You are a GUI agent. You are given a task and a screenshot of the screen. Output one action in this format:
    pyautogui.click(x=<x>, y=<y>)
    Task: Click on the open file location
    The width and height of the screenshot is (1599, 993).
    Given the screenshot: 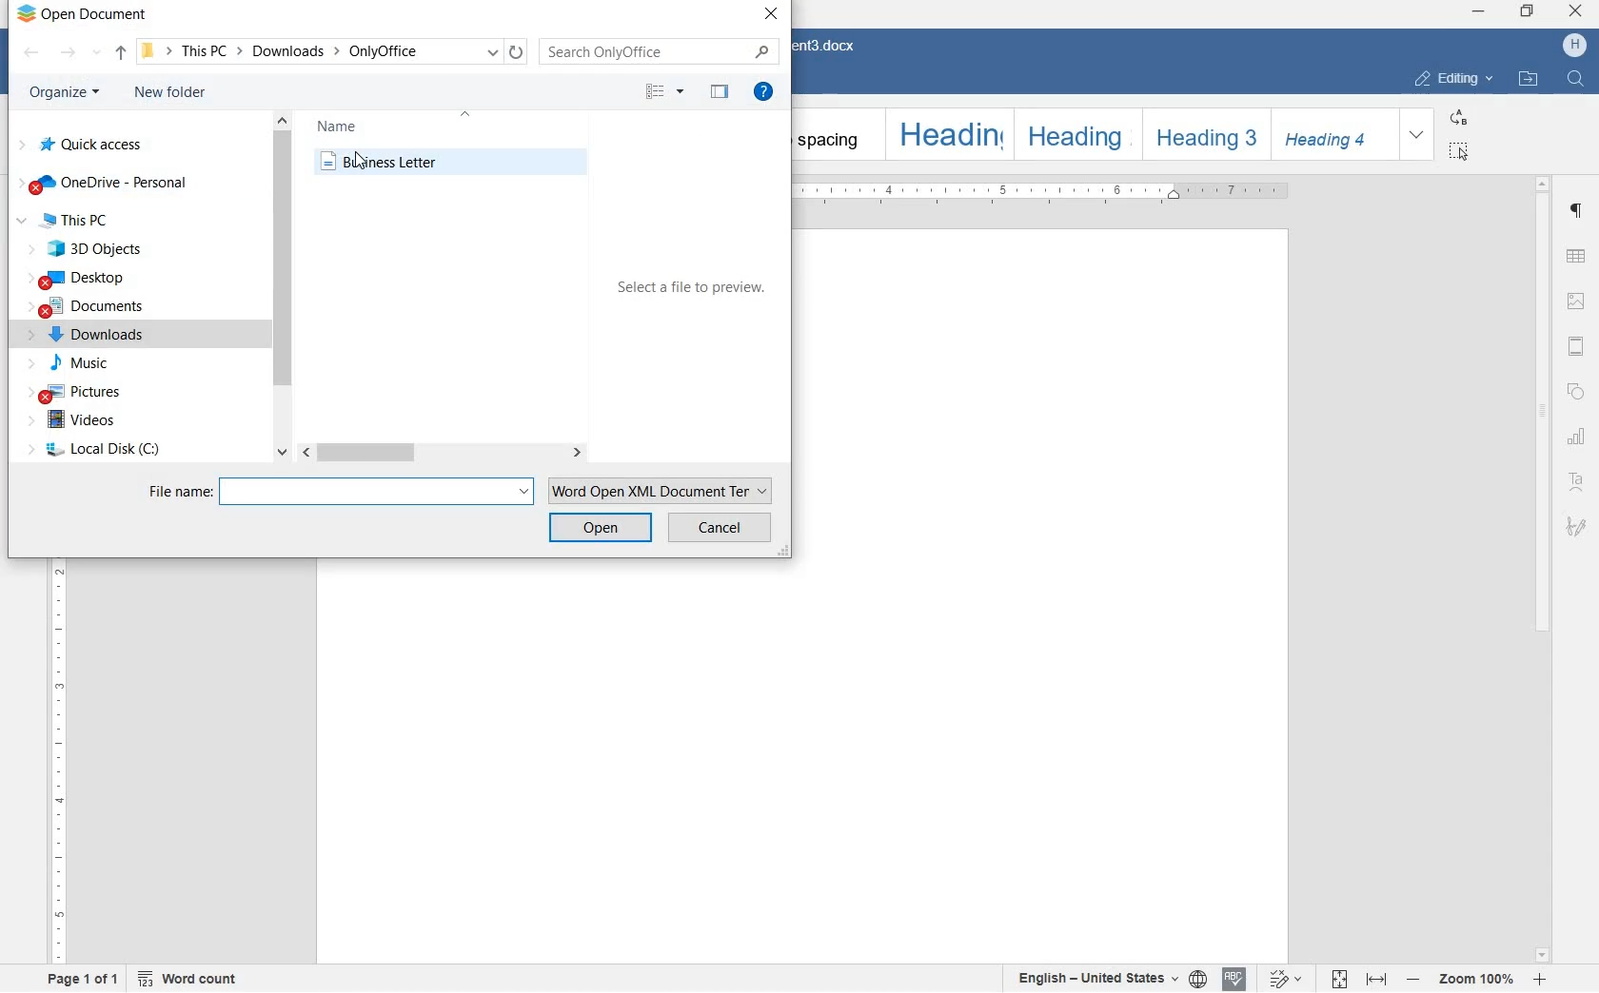 What is the action you would take?
    pyautogui.click(x=1527, y=80)
    